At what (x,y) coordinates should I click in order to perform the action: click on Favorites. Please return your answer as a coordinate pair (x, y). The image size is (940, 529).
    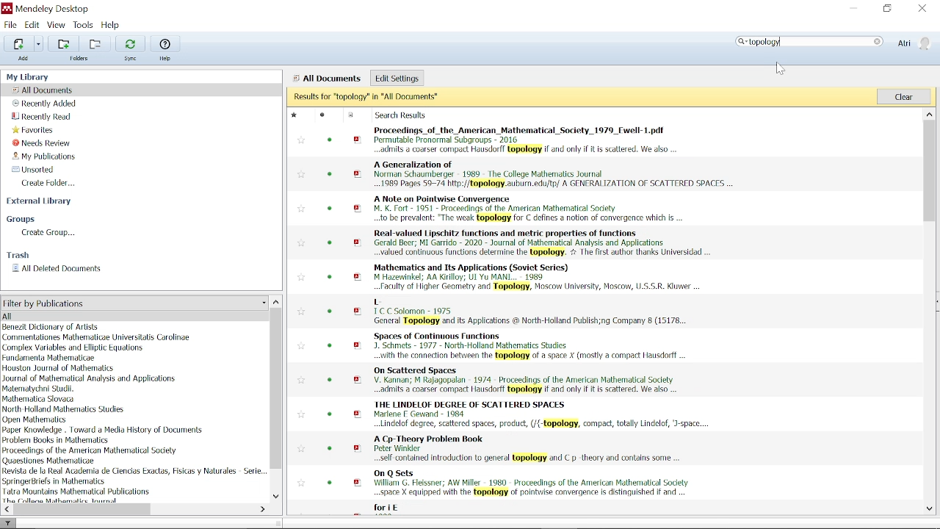
    Looking at the image, I should click on (35, 129).